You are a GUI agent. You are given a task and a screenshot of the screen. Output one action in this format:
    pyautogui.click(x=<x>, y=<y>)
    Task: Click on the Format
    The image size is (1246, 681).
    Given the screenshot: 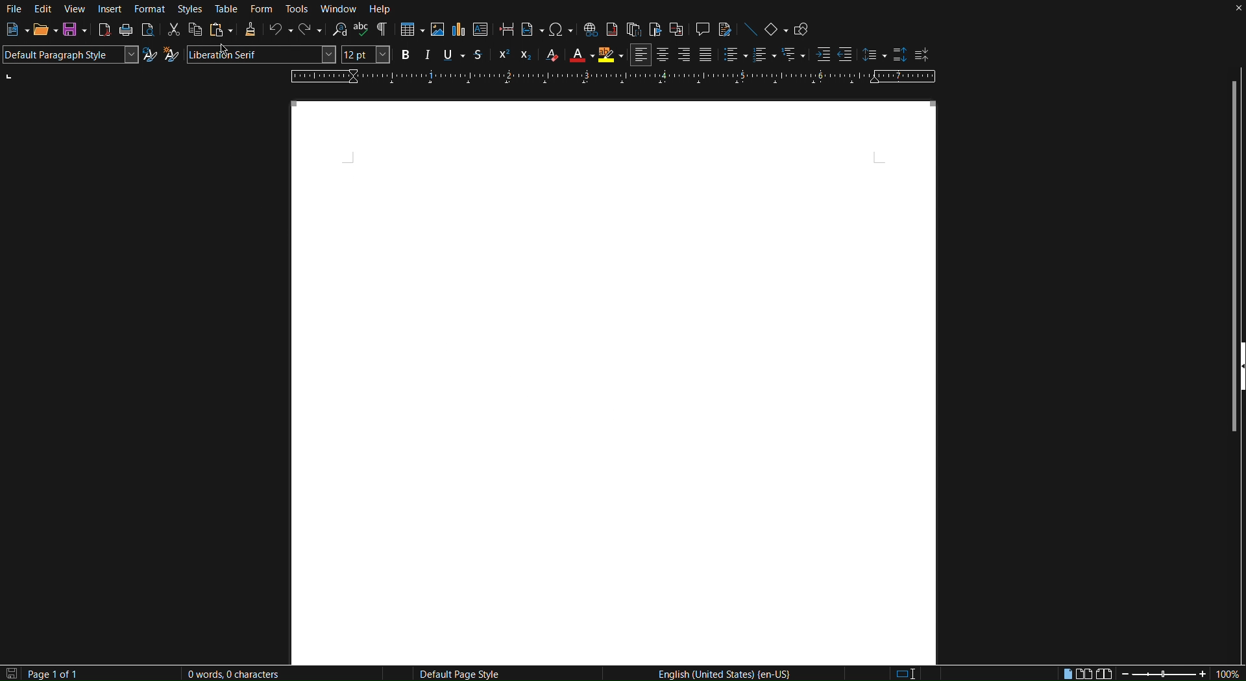 What is the action you would take?
    pyautogui.click(x=147, y=8)
    